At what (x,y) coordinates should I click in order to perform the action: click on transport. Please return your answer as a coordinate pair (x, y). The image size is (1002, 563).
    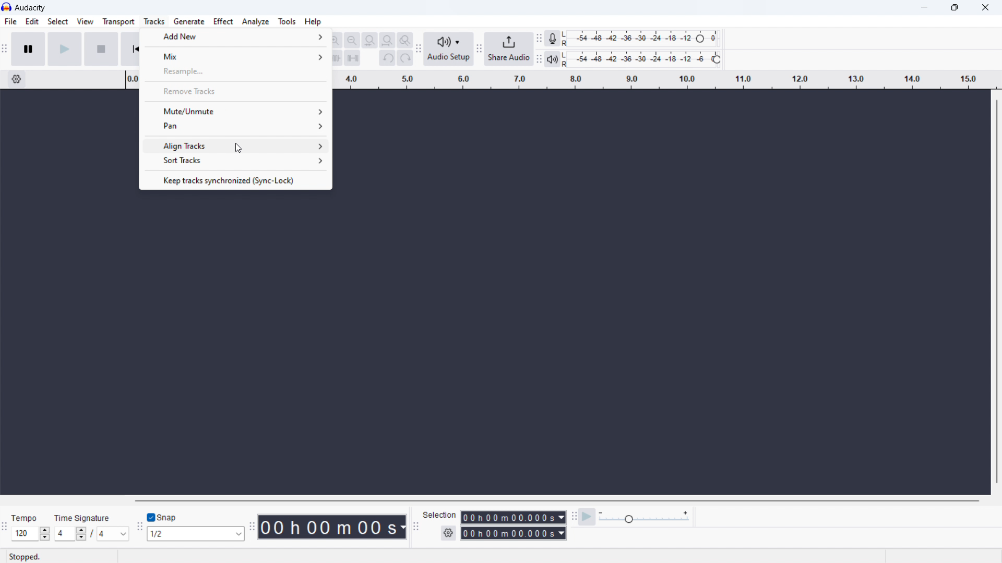
    Looking at the image, I should click on (119, 22).